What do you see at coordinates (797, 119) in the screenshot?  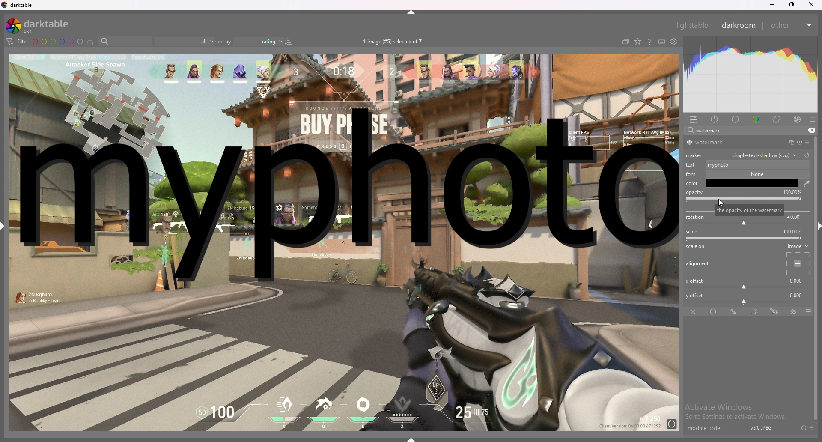 I see `effect` at bounding box center [797, 119].